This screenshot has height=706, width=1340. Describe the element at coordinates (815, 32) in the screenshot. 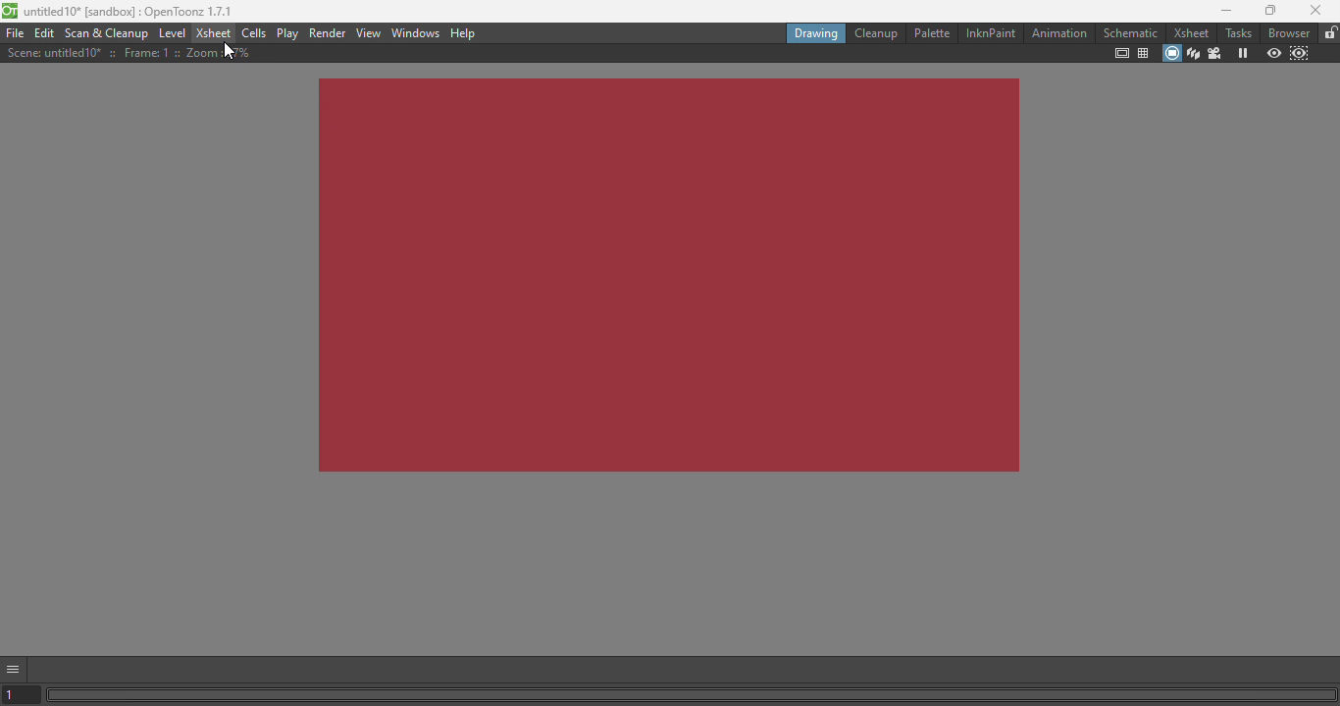

I see `Drawing` at that location.